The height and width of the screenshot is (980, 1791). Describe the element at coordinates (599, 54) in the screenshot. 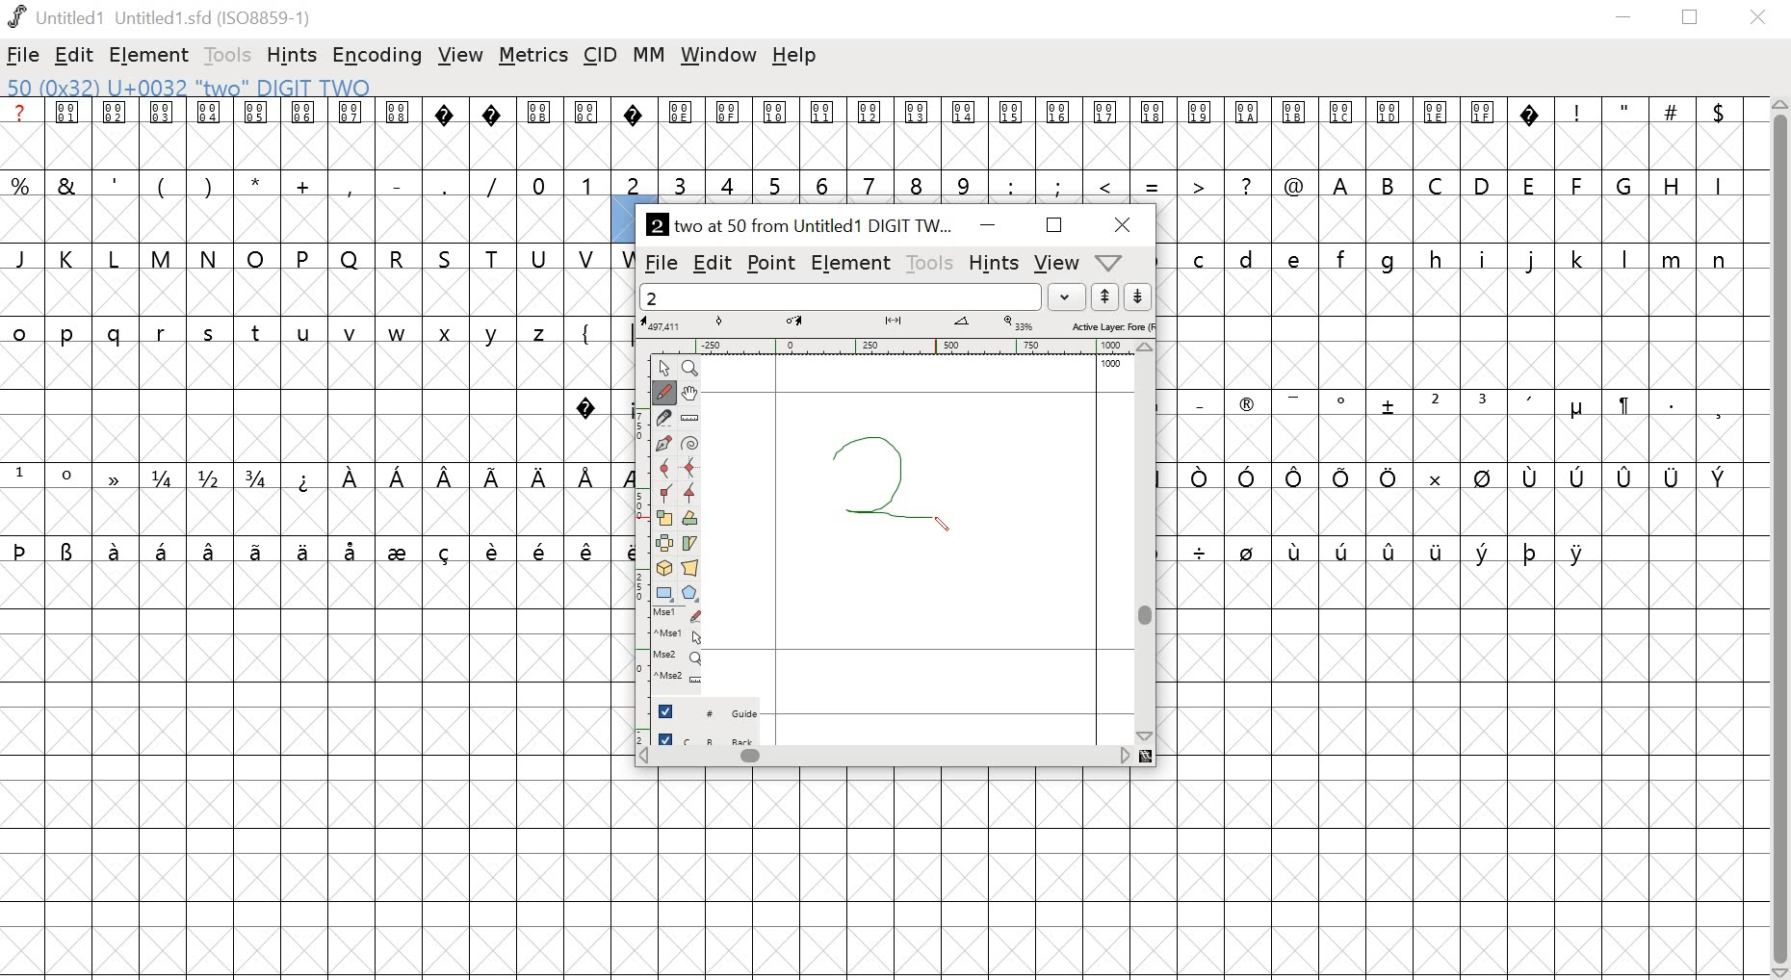

I see `cid` at that location.